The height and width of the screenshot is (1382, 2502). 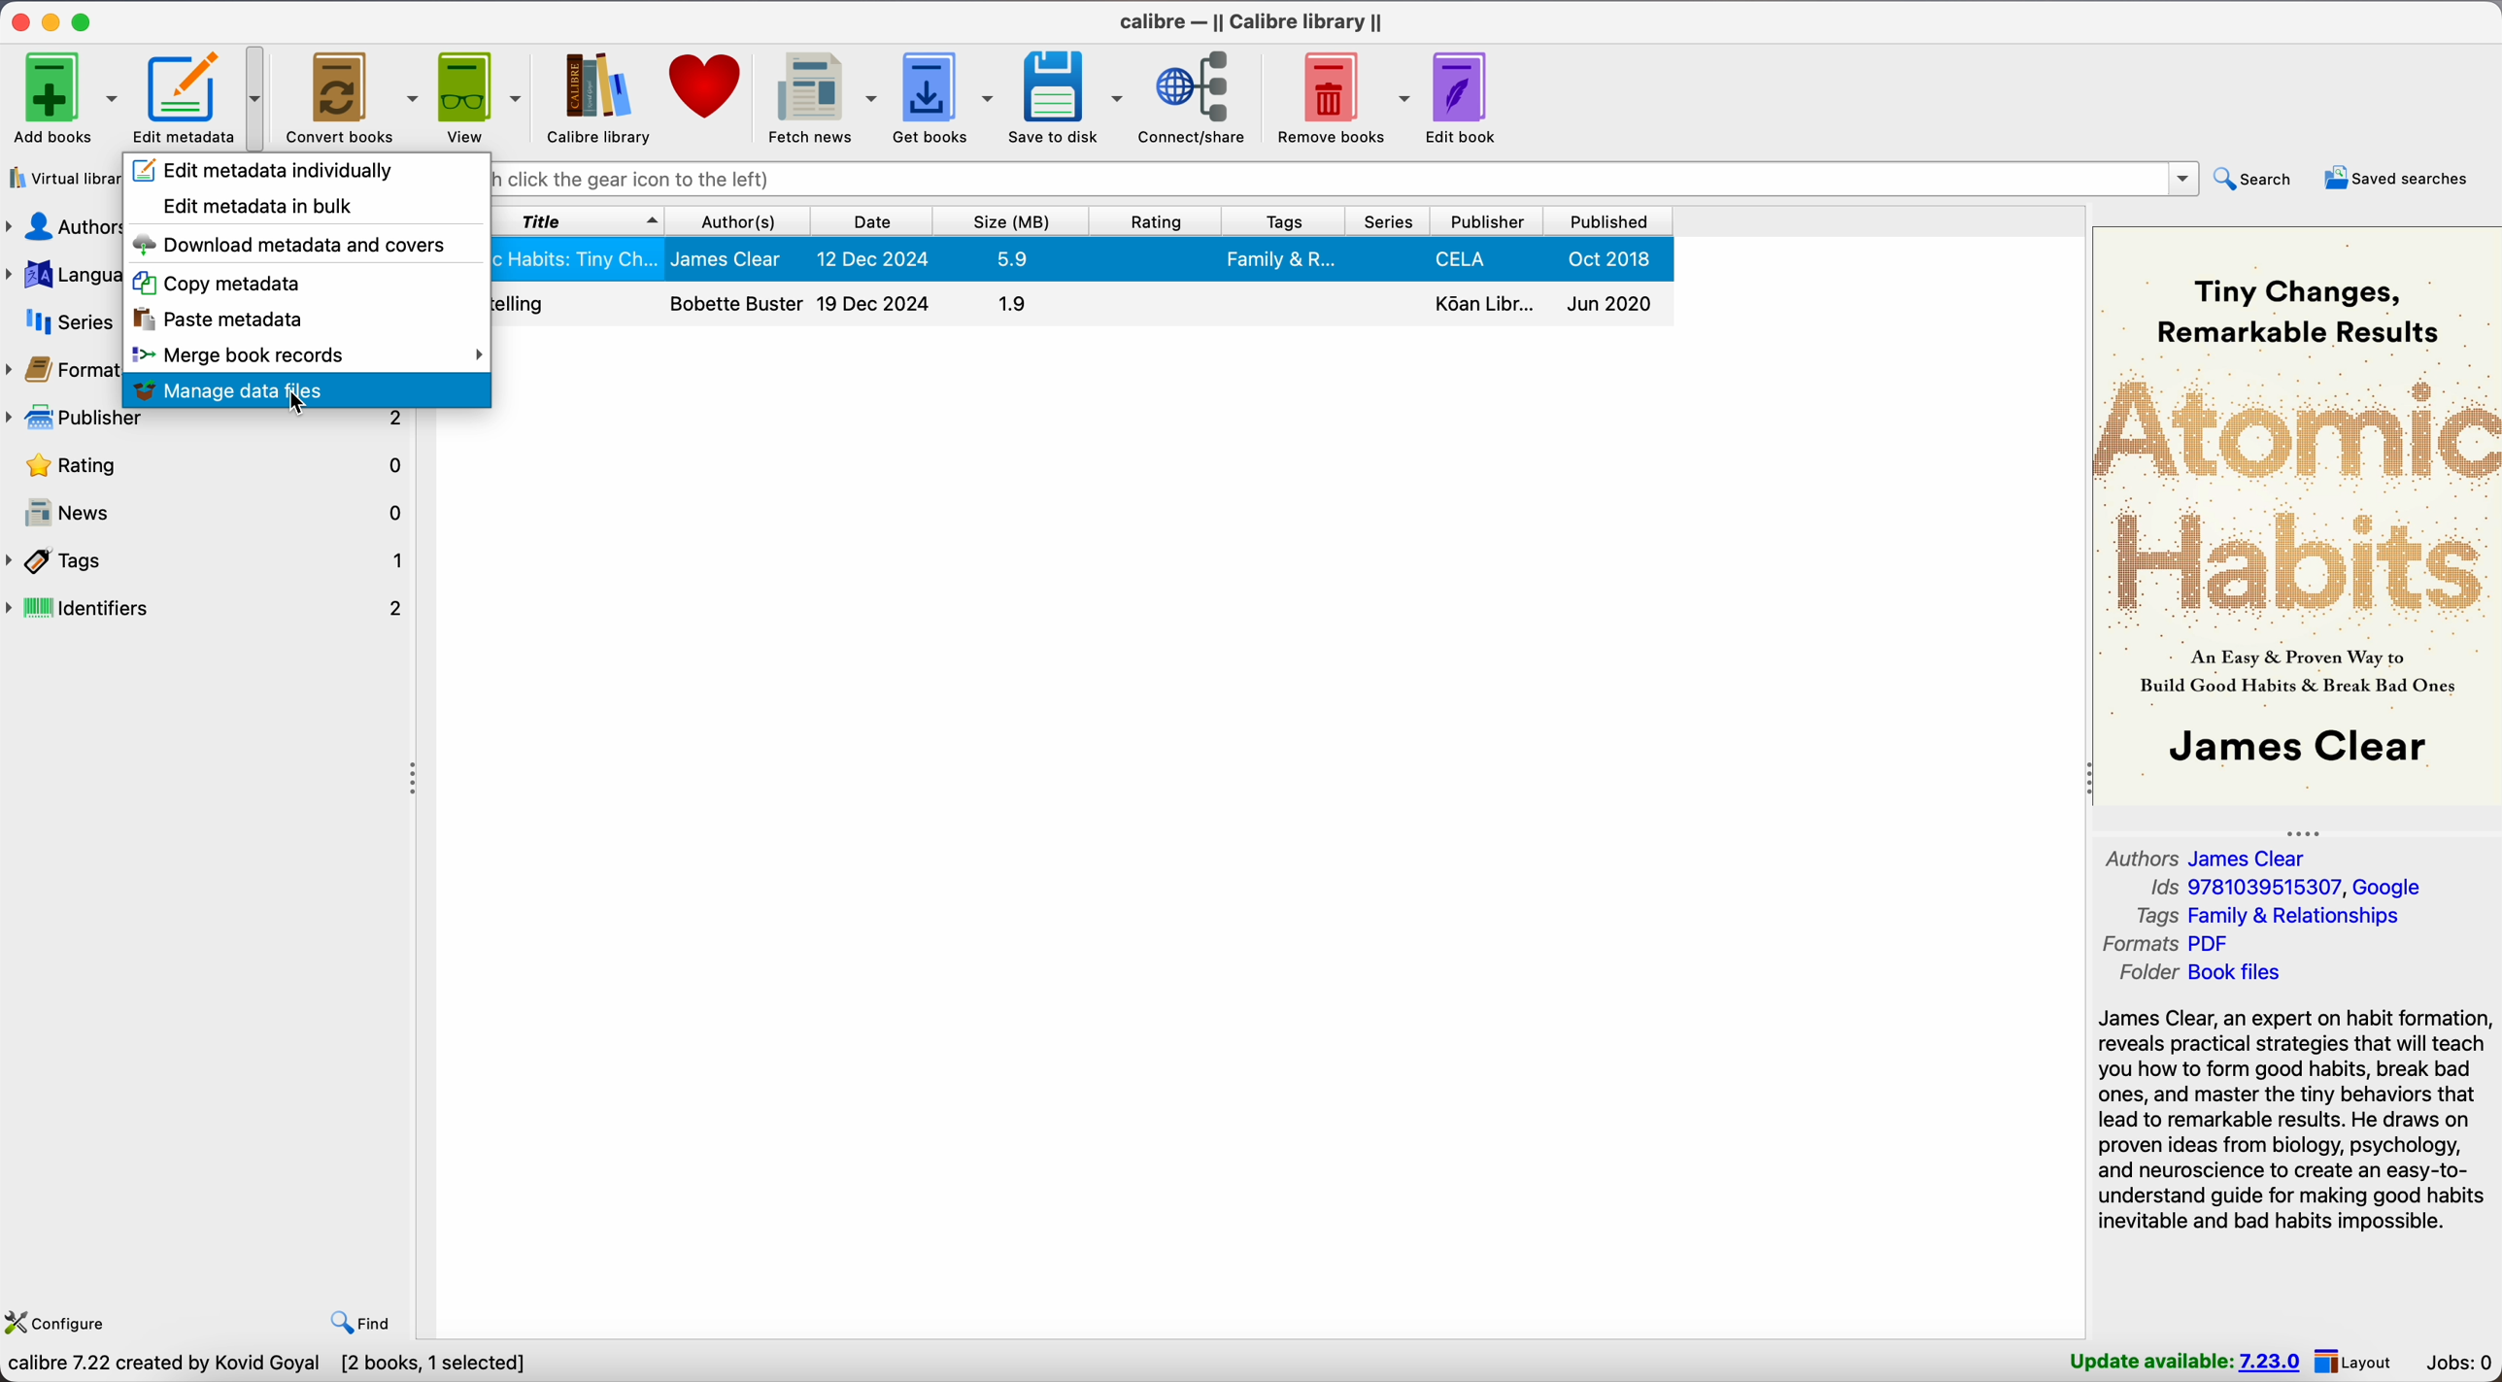 What do you see at coordinates (216, 514) in the screenshot?
I see `news` at bounding box center [216, 514].